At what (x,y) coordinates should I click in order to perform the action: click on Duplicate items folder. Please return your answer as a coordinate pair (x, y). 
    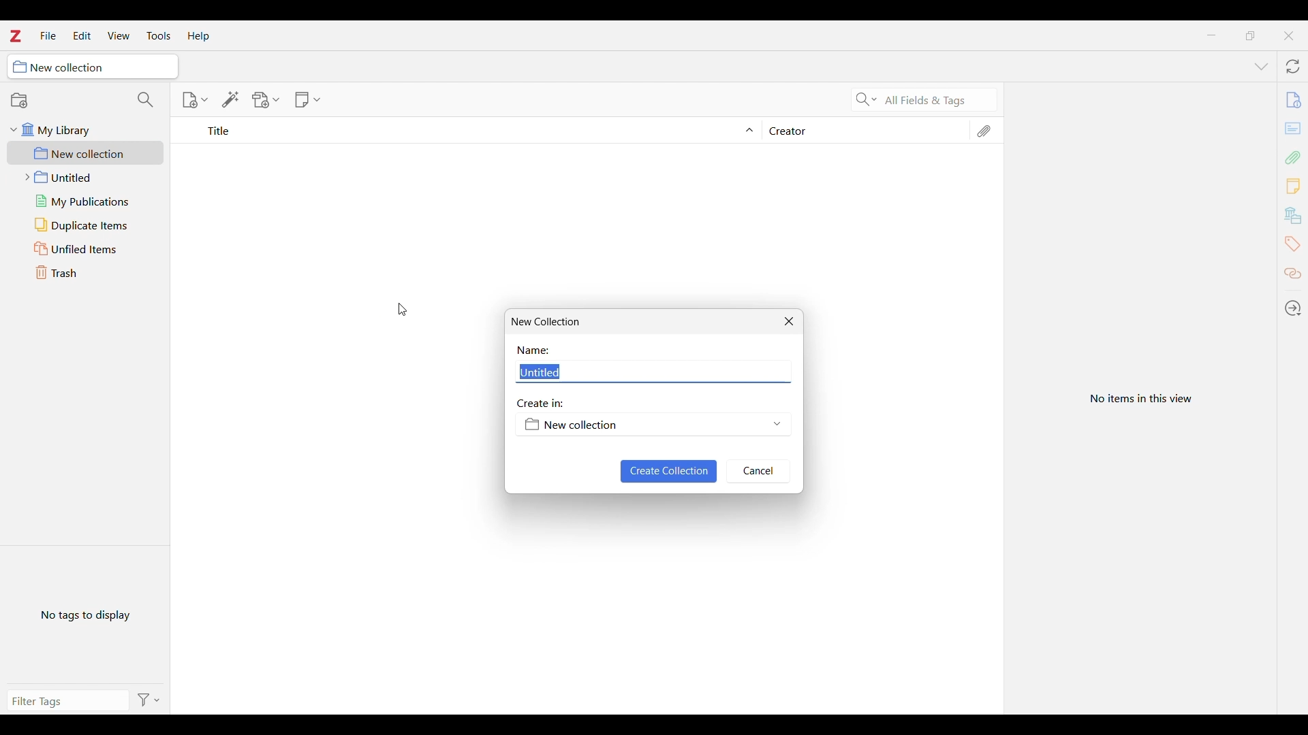
    Looking at the image, I should click on (85, 225).